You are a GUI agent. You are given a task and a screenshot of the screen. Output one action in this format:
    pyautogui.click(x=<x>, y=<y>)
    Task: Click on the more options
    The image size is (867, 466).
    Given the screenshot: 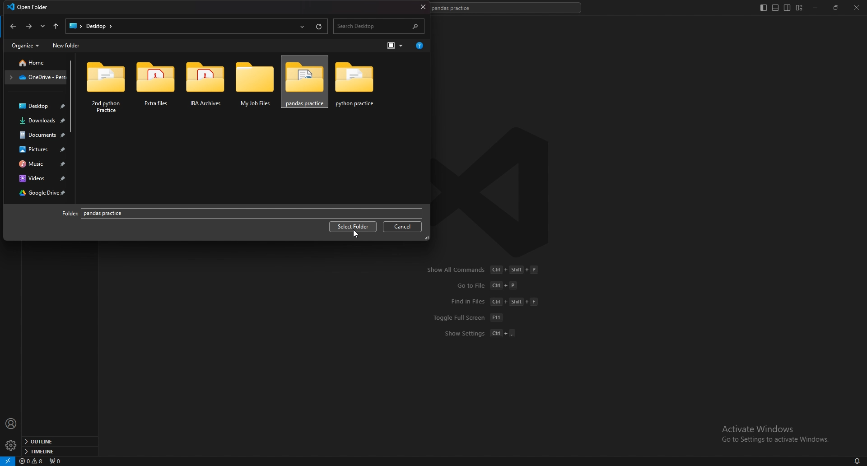 What is the action you would take?
    pyautogui.click(x=420, y=46)
    